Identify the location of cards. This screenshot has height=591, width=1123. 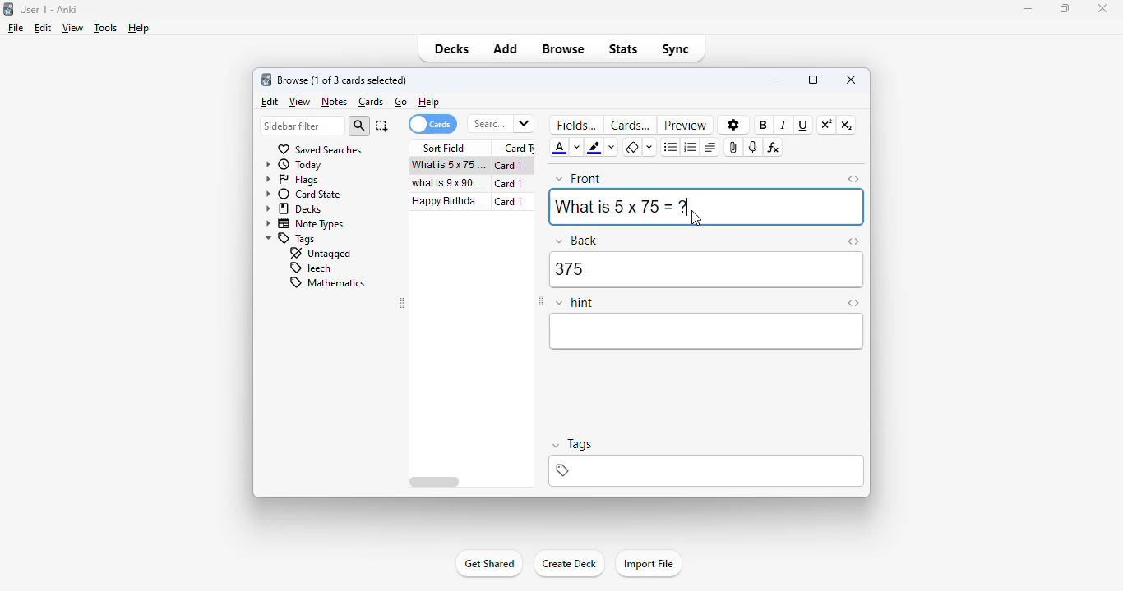
(433, 124).